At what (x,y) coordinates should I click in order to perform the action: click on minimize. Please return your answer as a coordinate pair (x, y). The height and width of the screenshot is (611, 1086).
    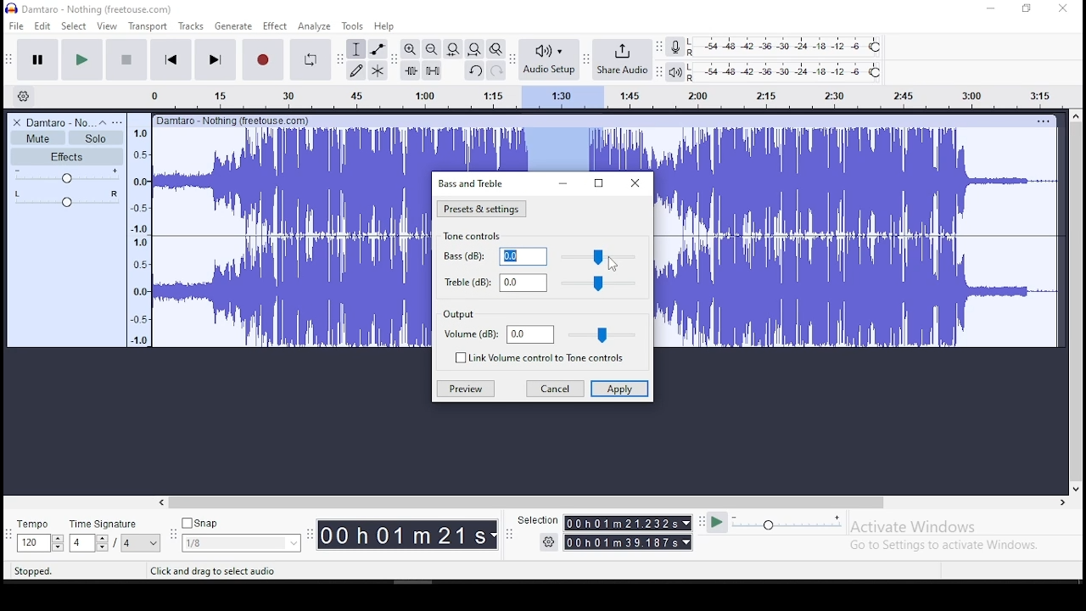
    Looking at the image, I should click on (992, 9).